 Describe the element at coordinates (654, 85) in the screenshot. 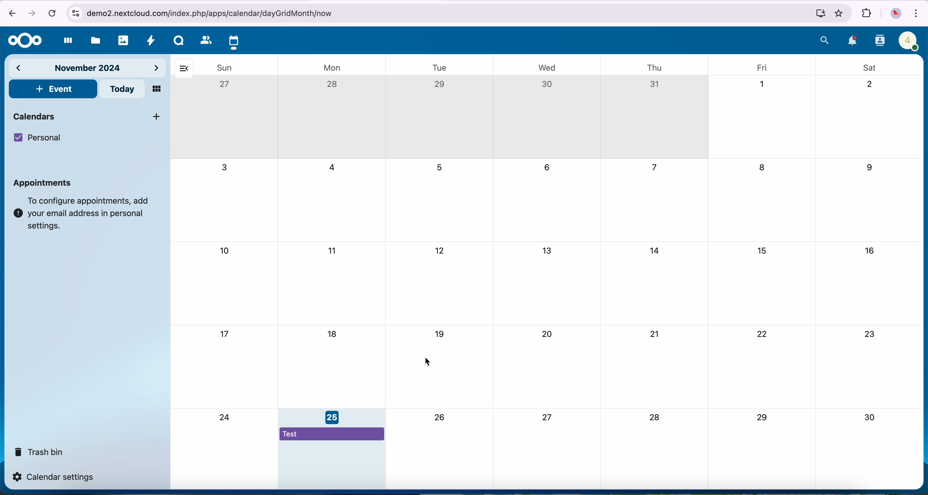

I see `31` at that location.